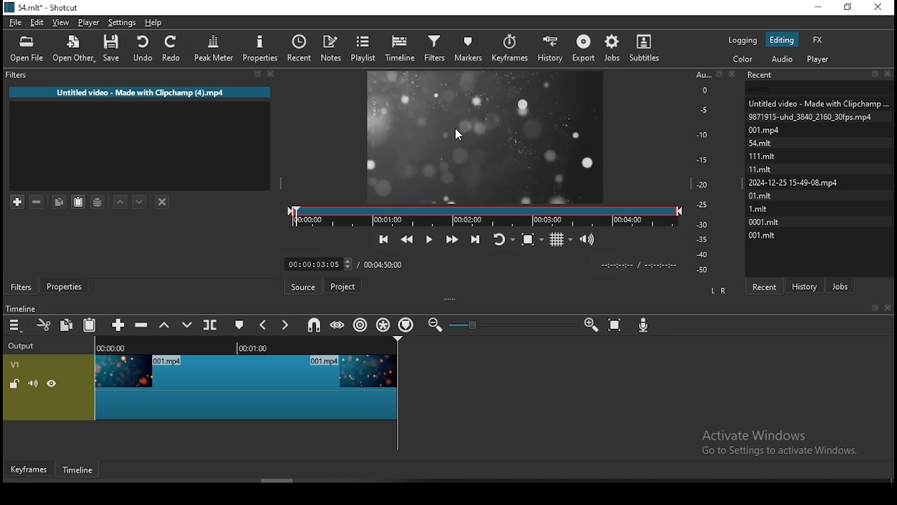 This screenshot has width=897, height=505. What do you see at coordinates (767, 285) in the screenshot?
I see `recent` at bounding box center [767, 285].